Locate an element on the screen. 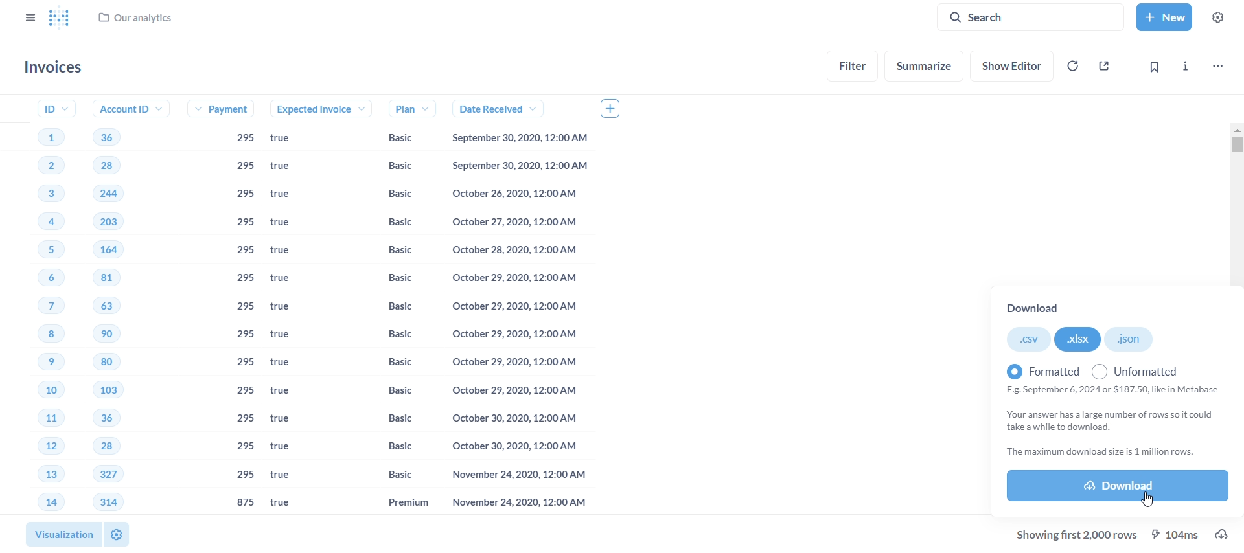 The height and width of the screenshot is (553, 1244). true is located at coordinates (290, 277).